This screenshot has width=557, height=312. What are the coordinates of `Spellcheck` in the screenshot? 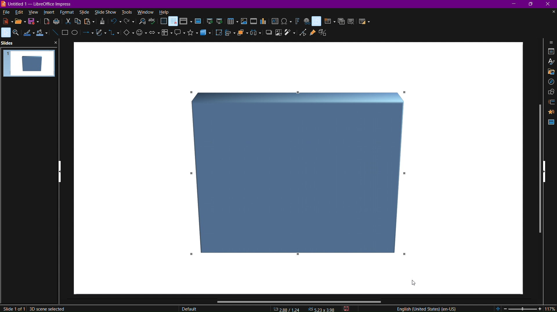 It's located at (153, 23).